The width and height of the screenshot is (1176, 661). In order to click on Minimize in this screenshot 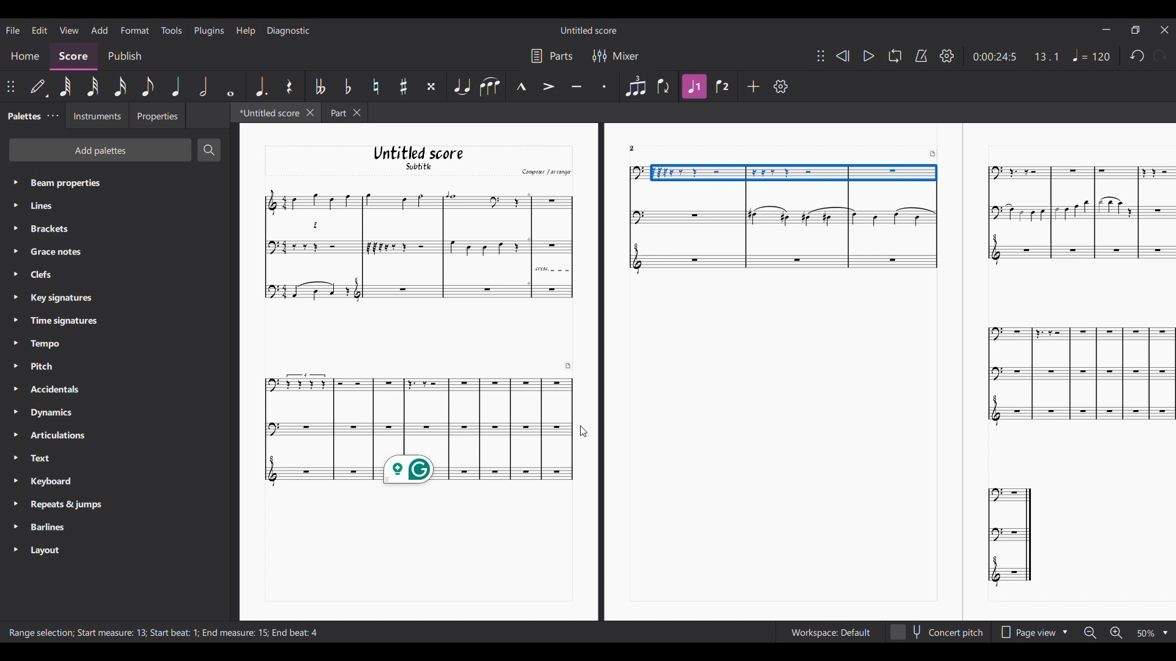, I will do `click(1106, 29)`.